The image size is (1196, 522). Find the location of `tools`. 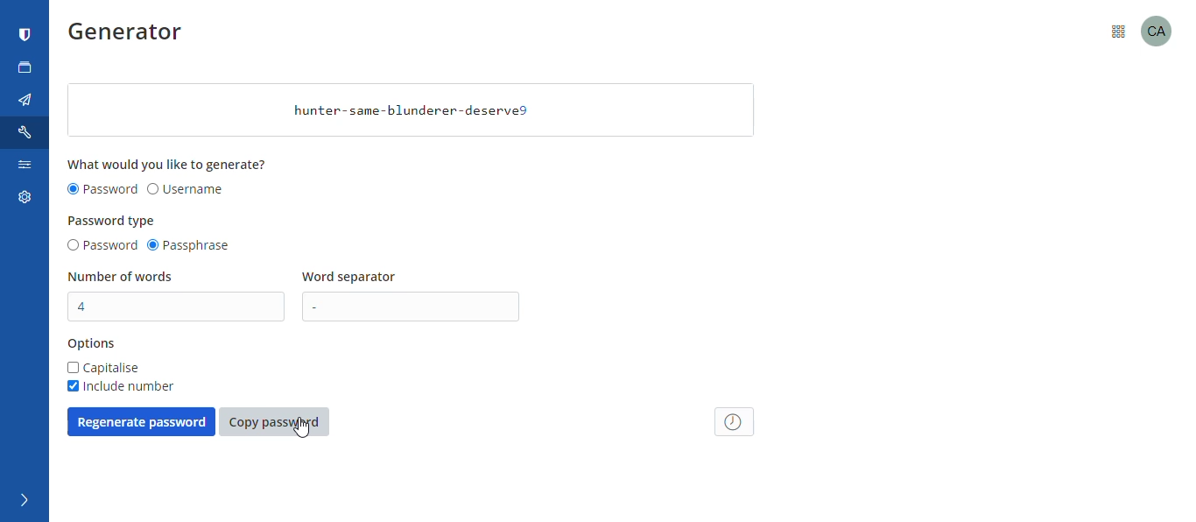

tools is located at coordinates (27, 132).